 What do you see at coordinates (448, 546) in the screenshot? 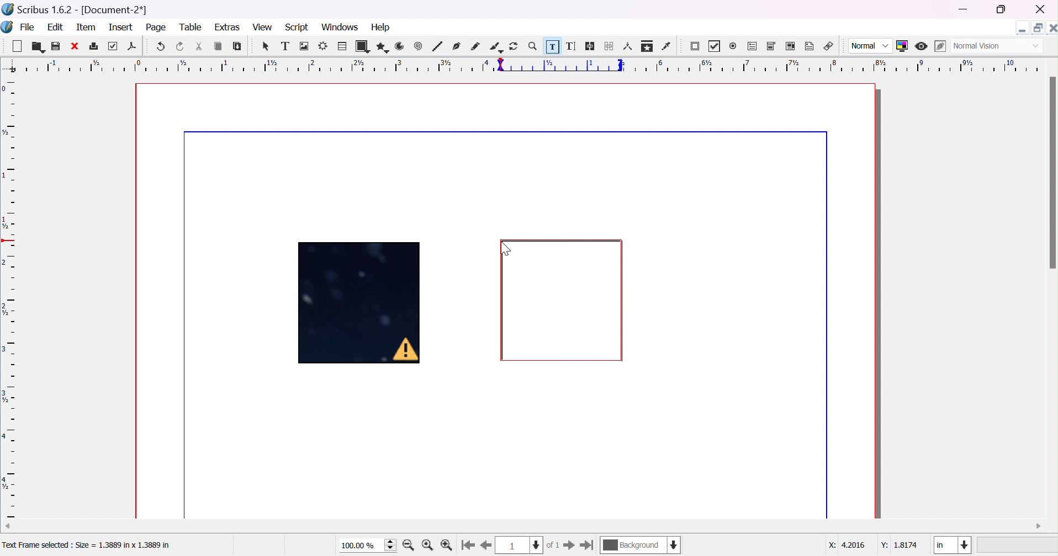
I see `zoom out` at bounding box center [448, 546].